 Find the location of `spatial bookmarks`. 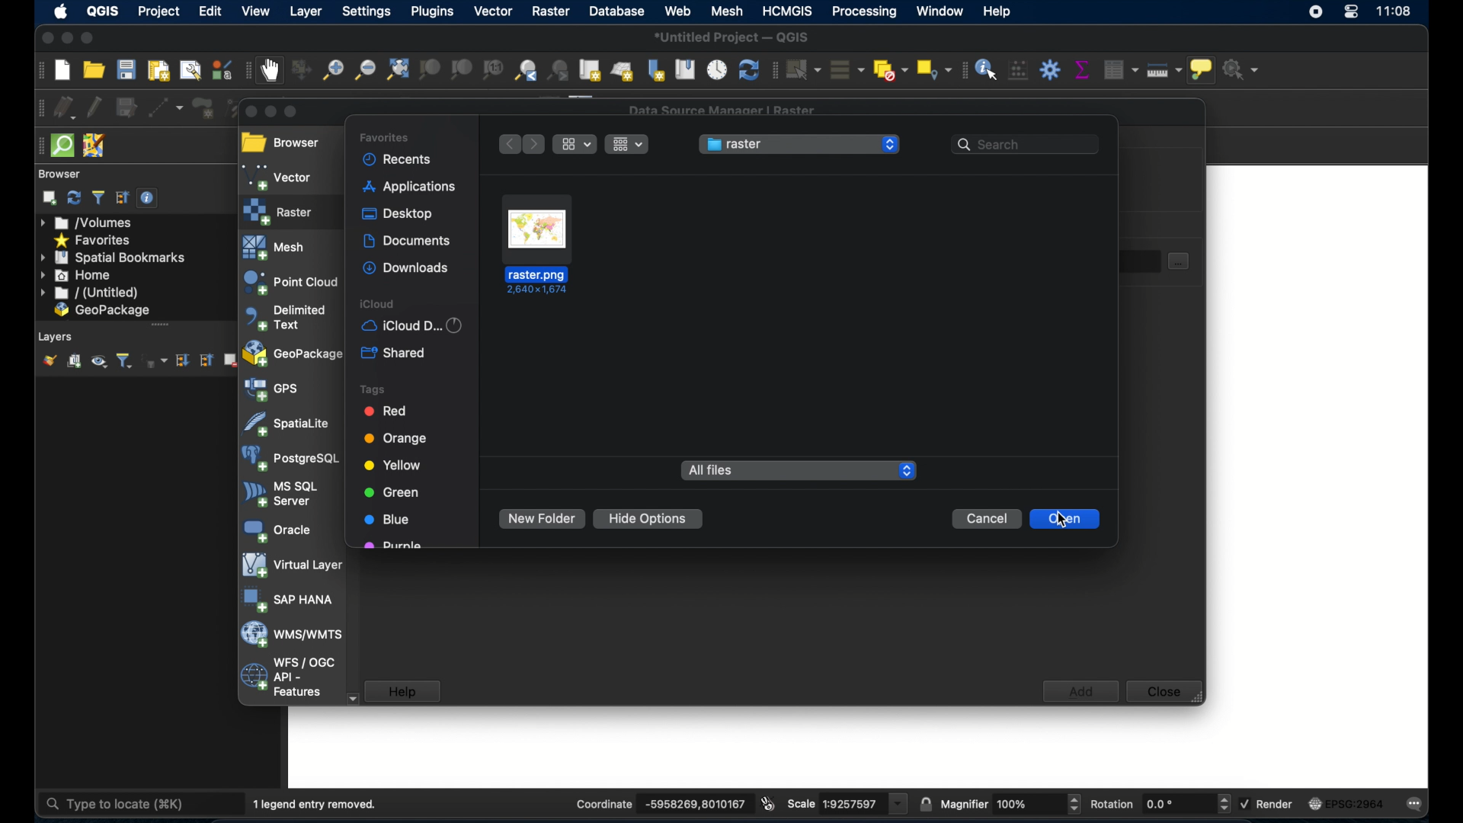

spatial bookmarks is located at coordinates (114, 258).